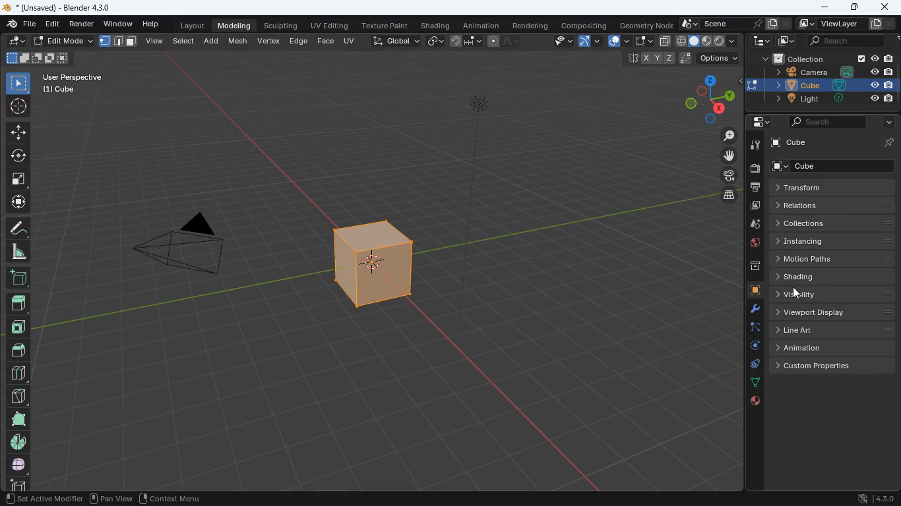  What do you see at coordinates (557, 42) in the screenshot?
I see `view` at bounding box center [557, 42].